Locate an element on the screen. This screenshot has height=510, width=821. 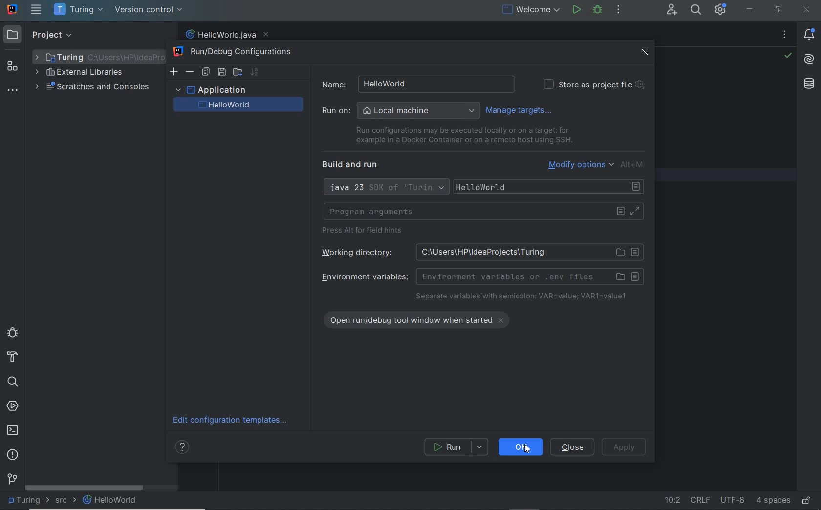
search everywhere is located at coordinates (696, 11).